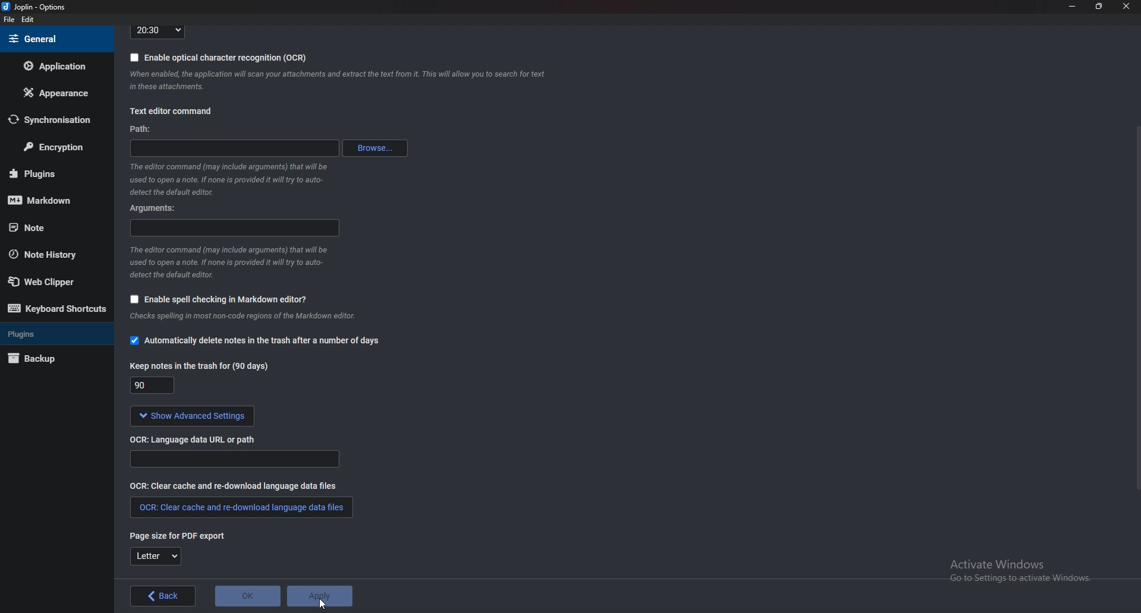 The image size is (1141, 613). I want to click on apply, so click(320, 596).